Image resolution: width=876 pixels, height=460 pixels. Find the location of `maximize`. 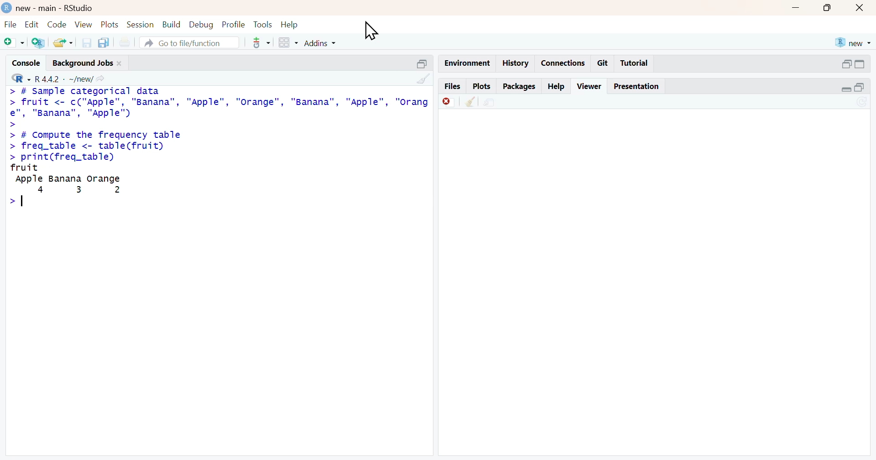

maximize is located at coordinates (823, 8).